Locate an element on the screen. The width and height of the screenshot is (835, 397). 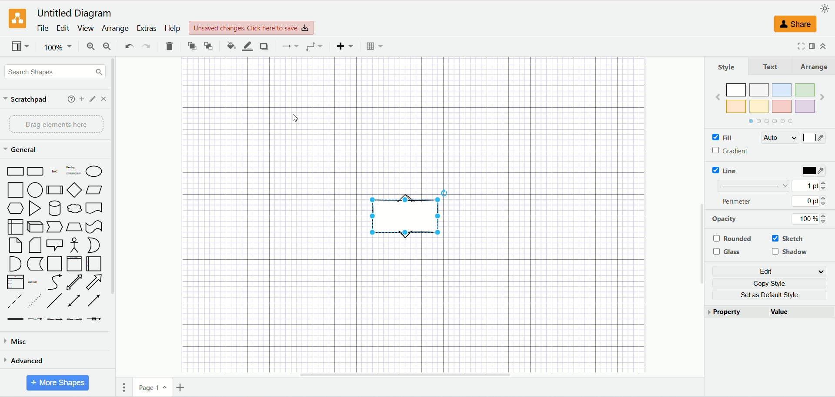
Step is located at coordinates (54, 227).